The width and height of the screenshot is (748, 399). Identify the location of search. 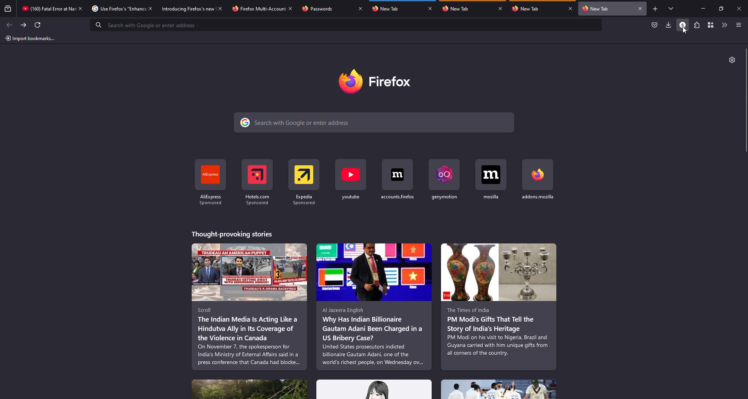
(347, 24).